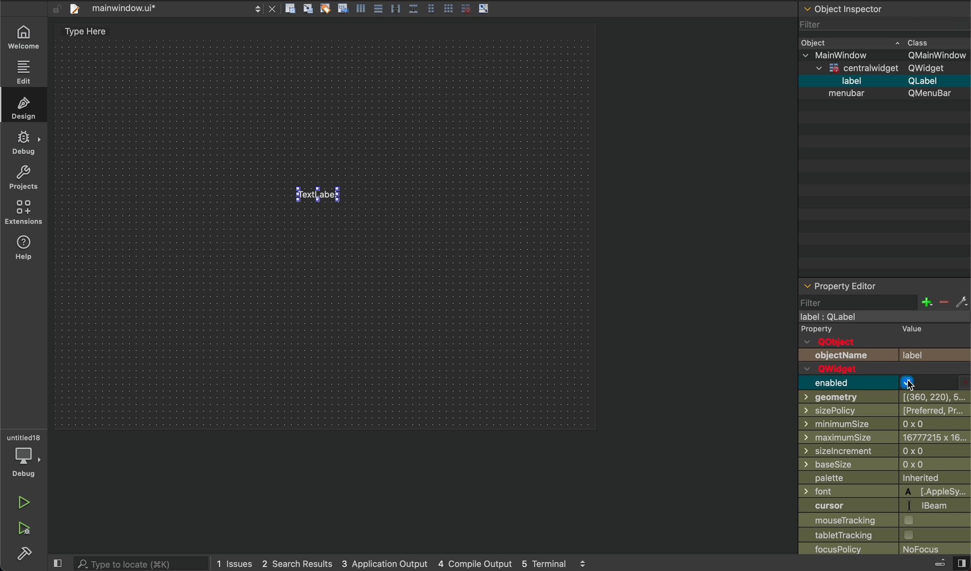 The image size is (971, 571). Describe the element at coordinates (845, 450) in the screenshot. I see `sizelncrement` at that location.